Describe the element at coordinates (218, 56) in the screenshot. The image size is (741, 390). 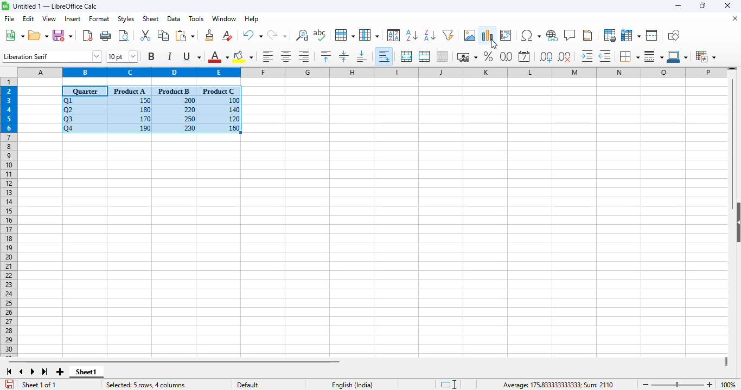
I see `font color` at that location.